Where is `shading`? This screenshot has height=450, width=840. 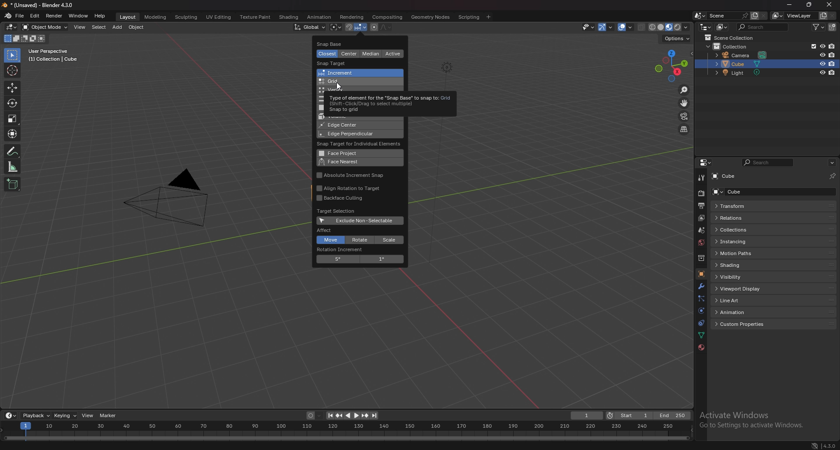 shading is located at coordinates (744, 265).